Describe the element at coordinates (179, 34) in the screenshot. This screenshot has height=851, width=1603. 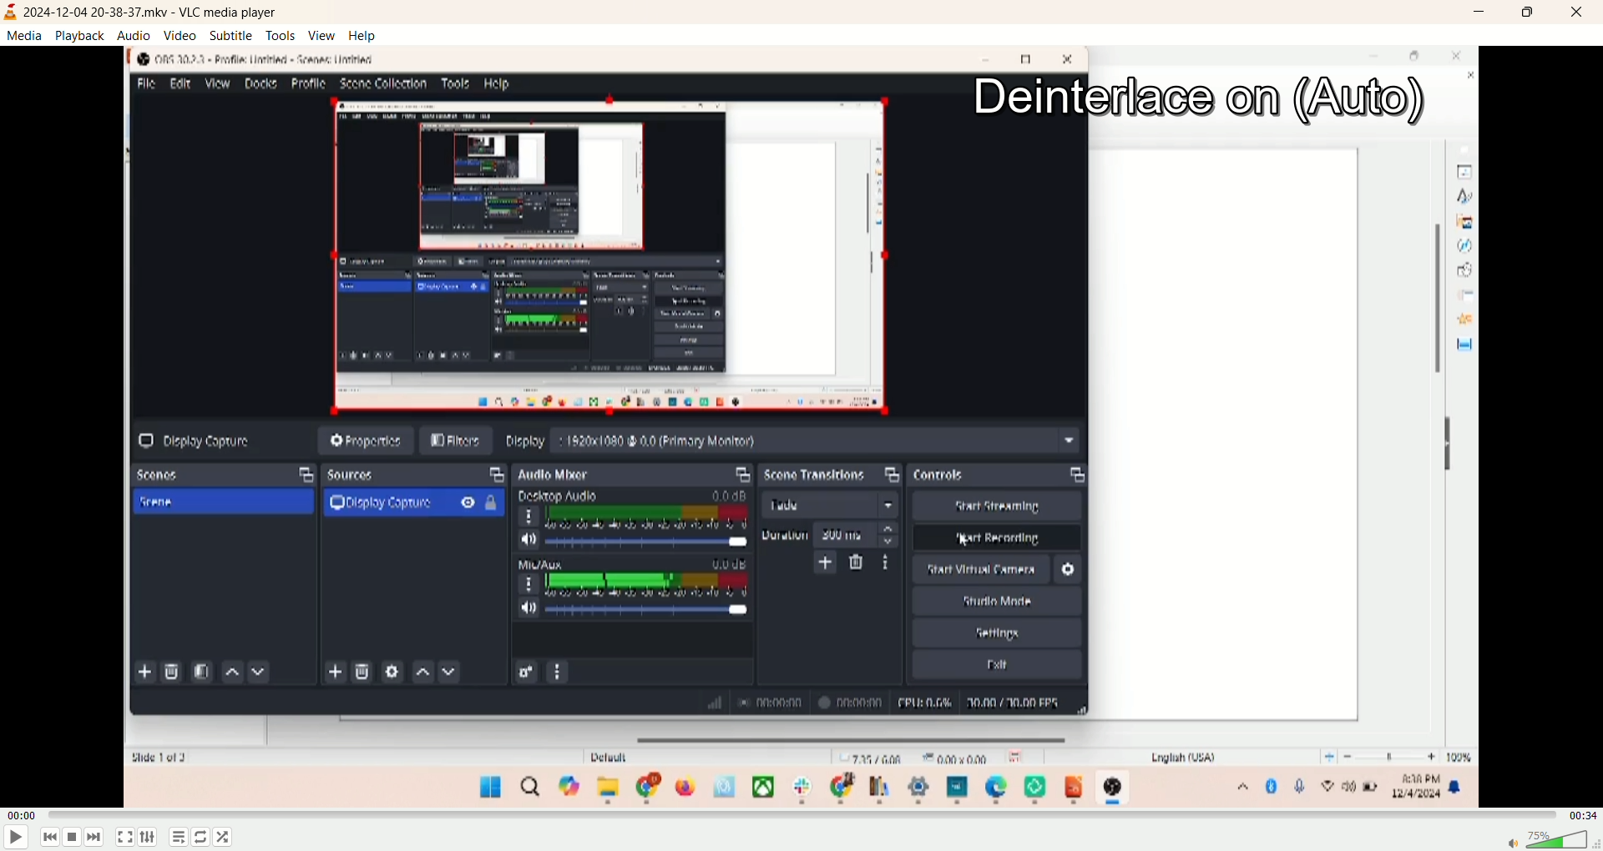
I see `video` at that location.